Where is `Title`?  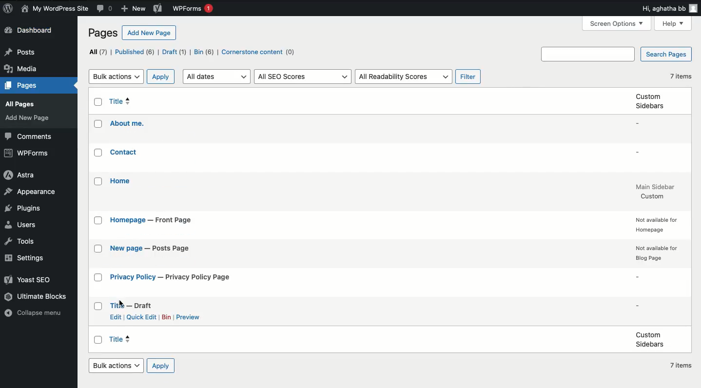 Title is located at coordinates (151, 220).